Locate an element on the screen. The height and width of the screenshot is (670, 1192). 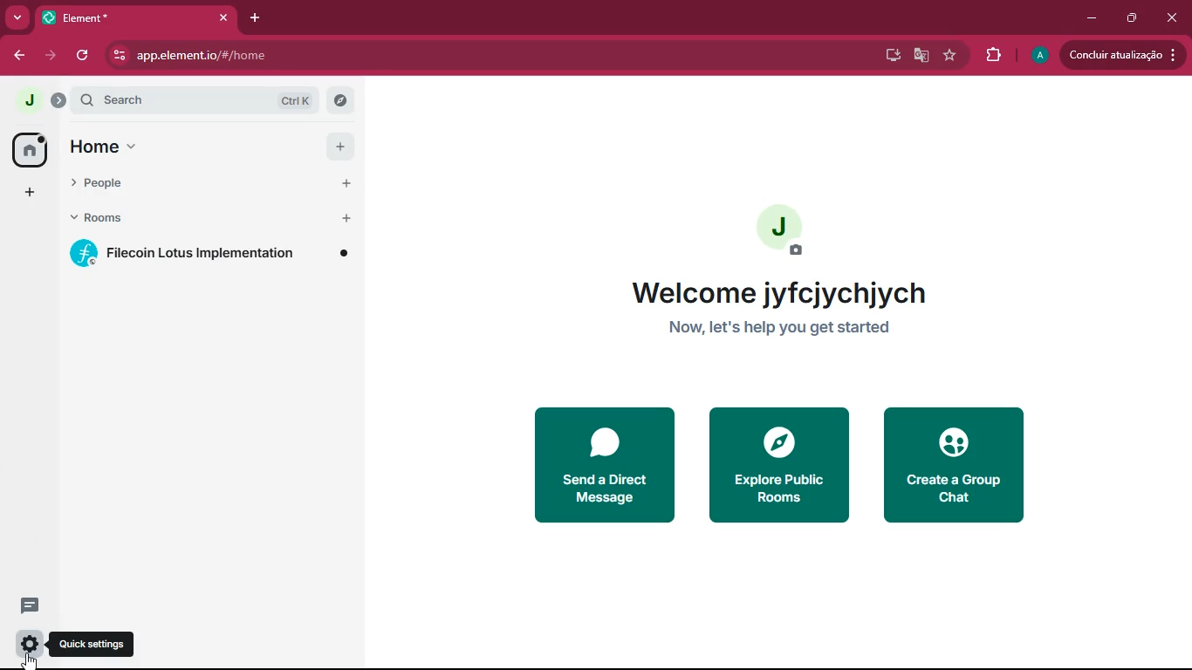
quick settings is located at coordinates (30, 643).